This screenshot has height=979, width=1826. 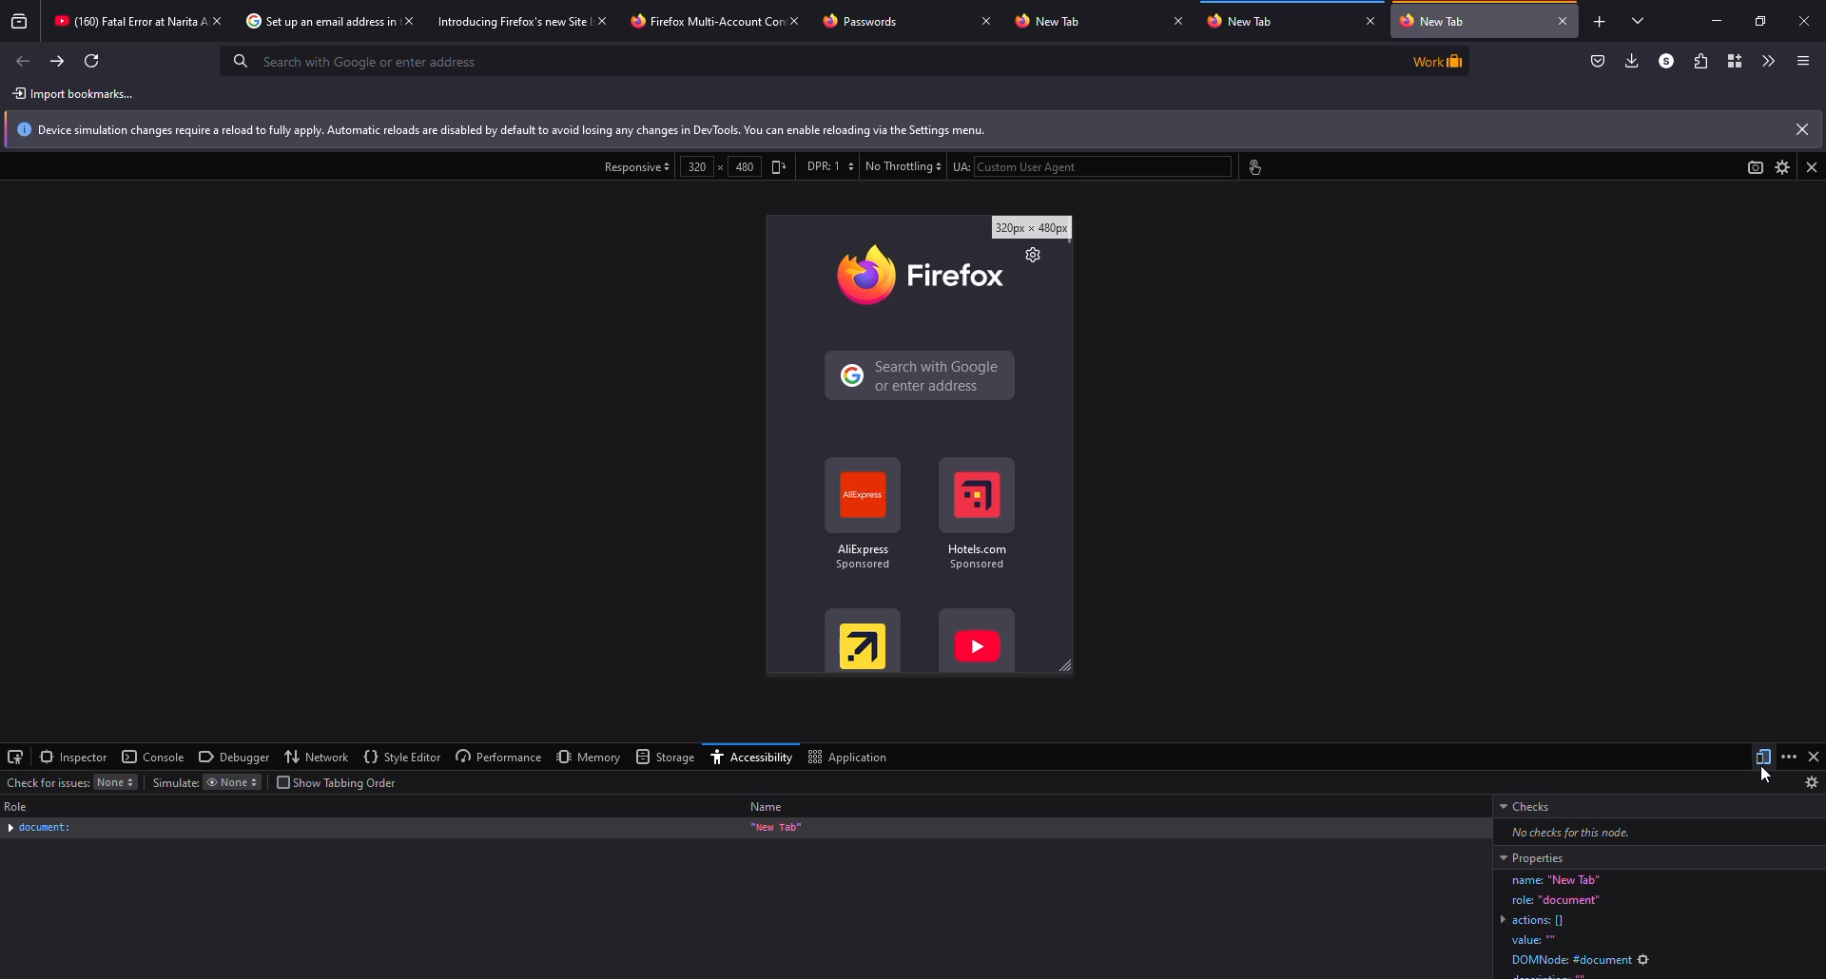 I want to click on tap, so click(x=1253, y=168).